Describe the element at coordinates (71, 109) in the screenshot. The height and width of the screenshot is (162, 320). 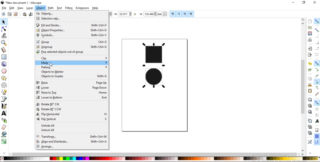
I see `rotate 90 CCW` at that location.